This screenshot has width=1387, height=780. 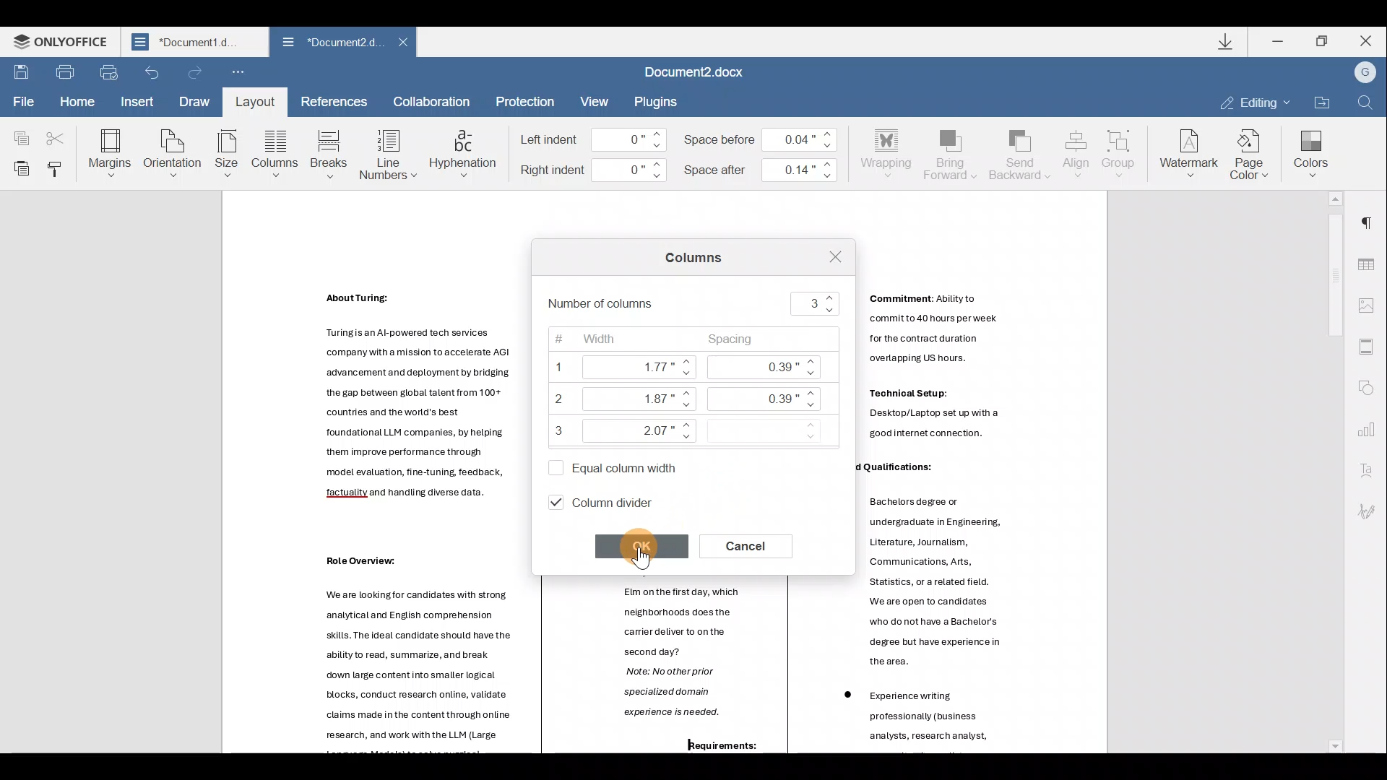 I want to click on Image settings, so click(x=1370, y=304).